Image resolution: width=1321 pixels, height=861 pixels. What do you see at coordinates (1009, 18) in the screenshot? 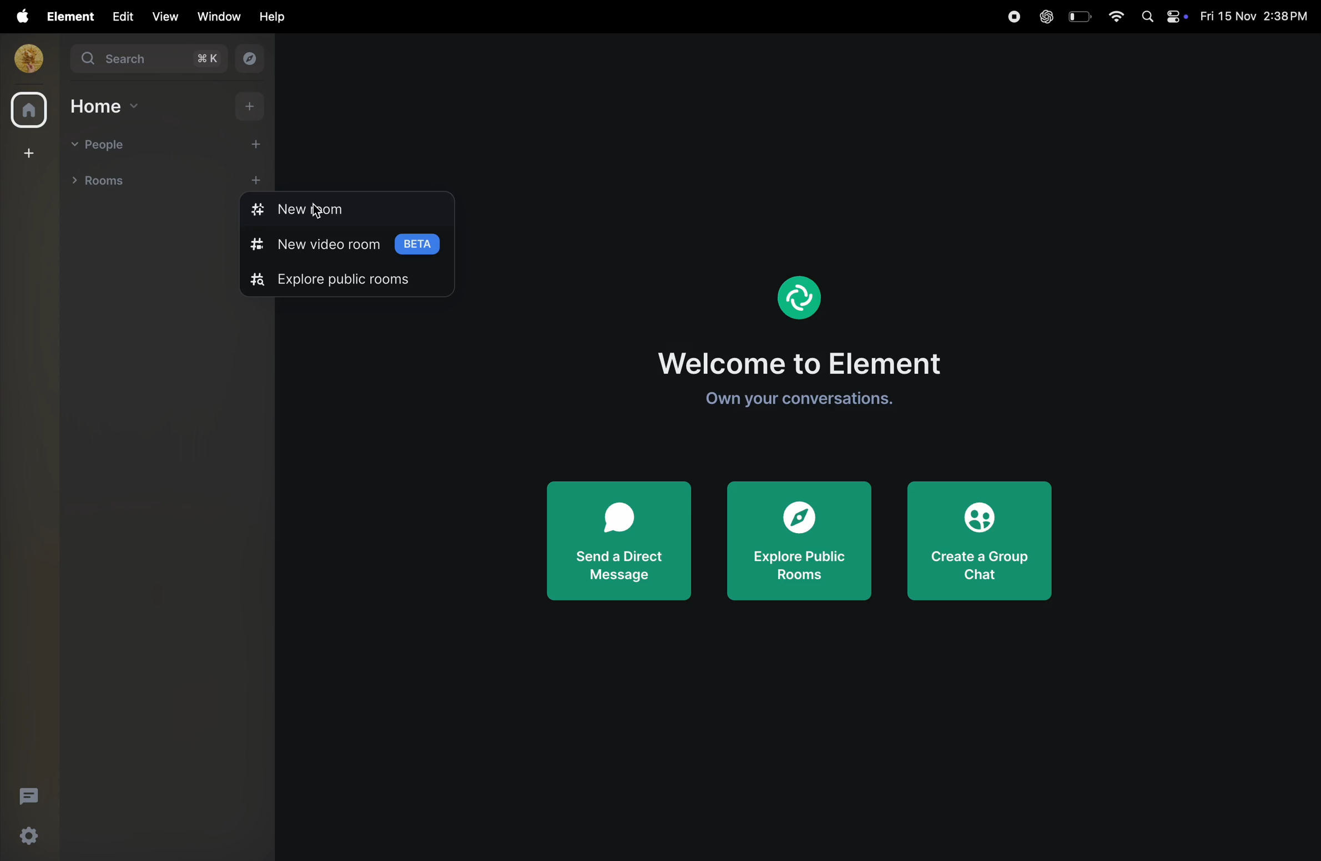
I see `record` at bounding box center [1009, 18].